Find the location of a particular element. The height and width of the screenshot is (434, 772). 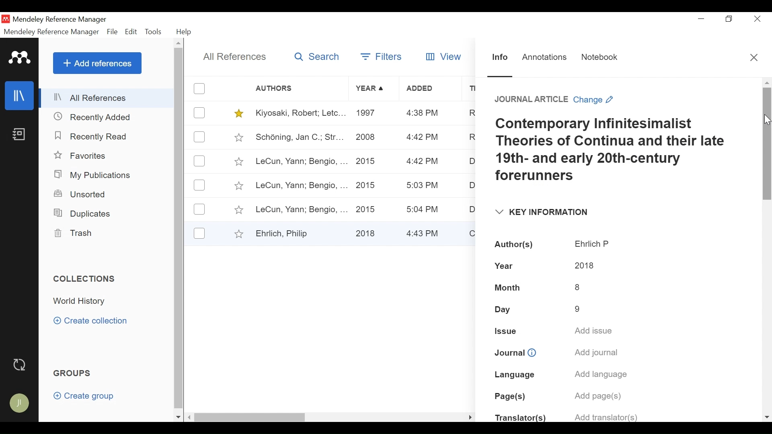

Language is located at coordinates (513, 374).